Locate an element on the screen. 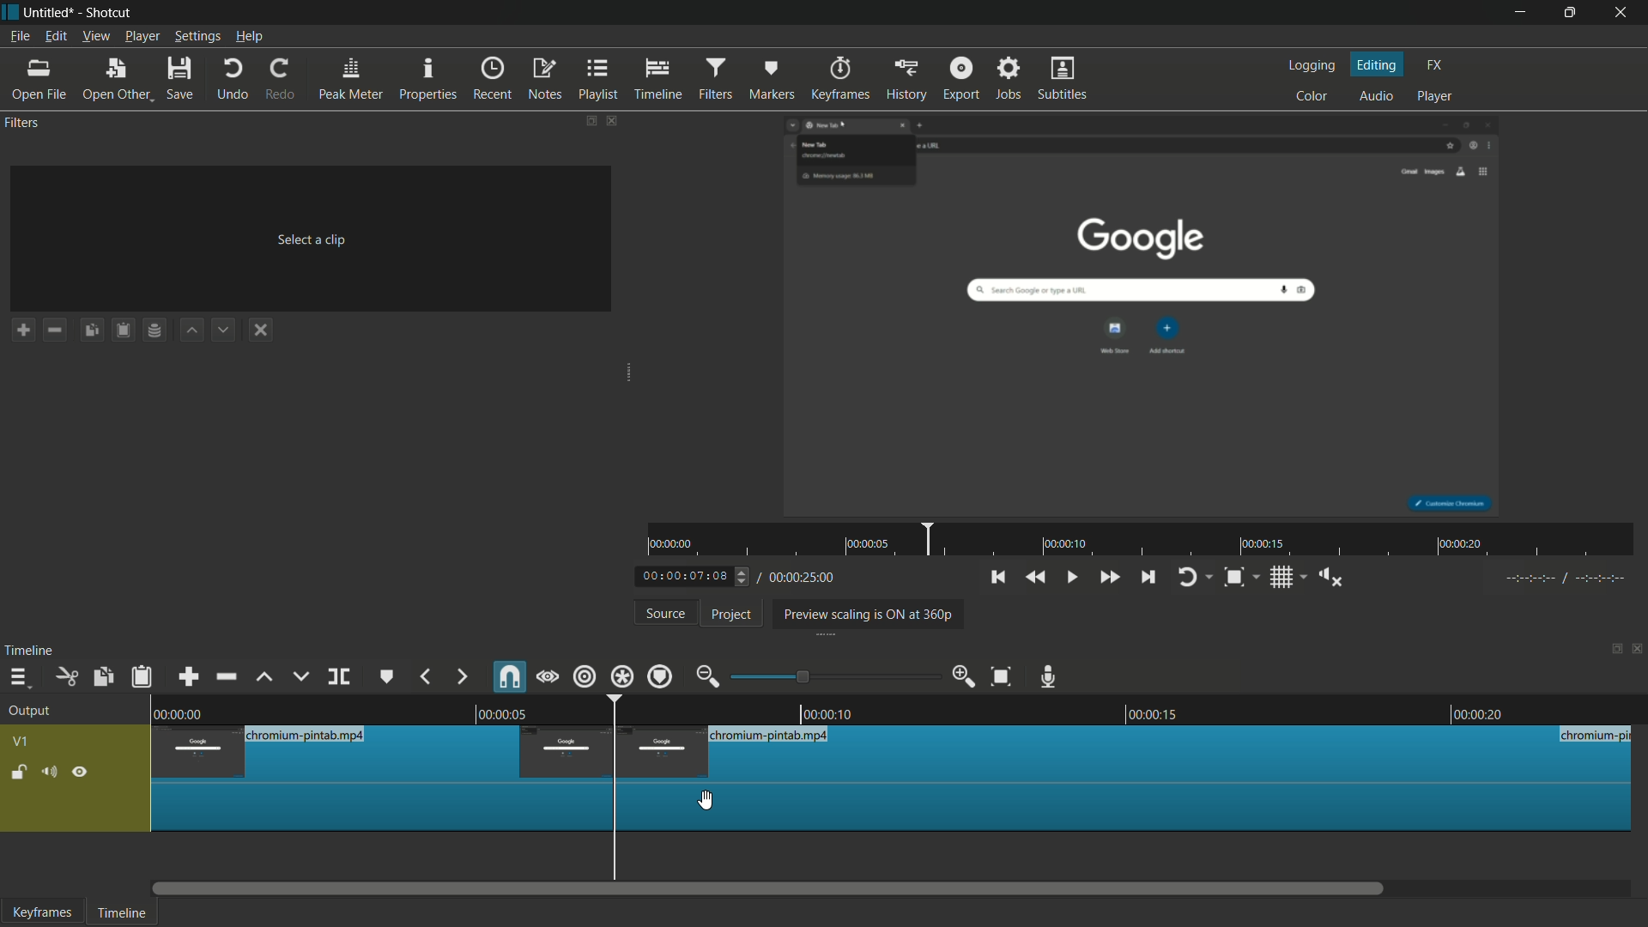 The image size is (1648, 927). peak meter is located at coordinates (350, 80).